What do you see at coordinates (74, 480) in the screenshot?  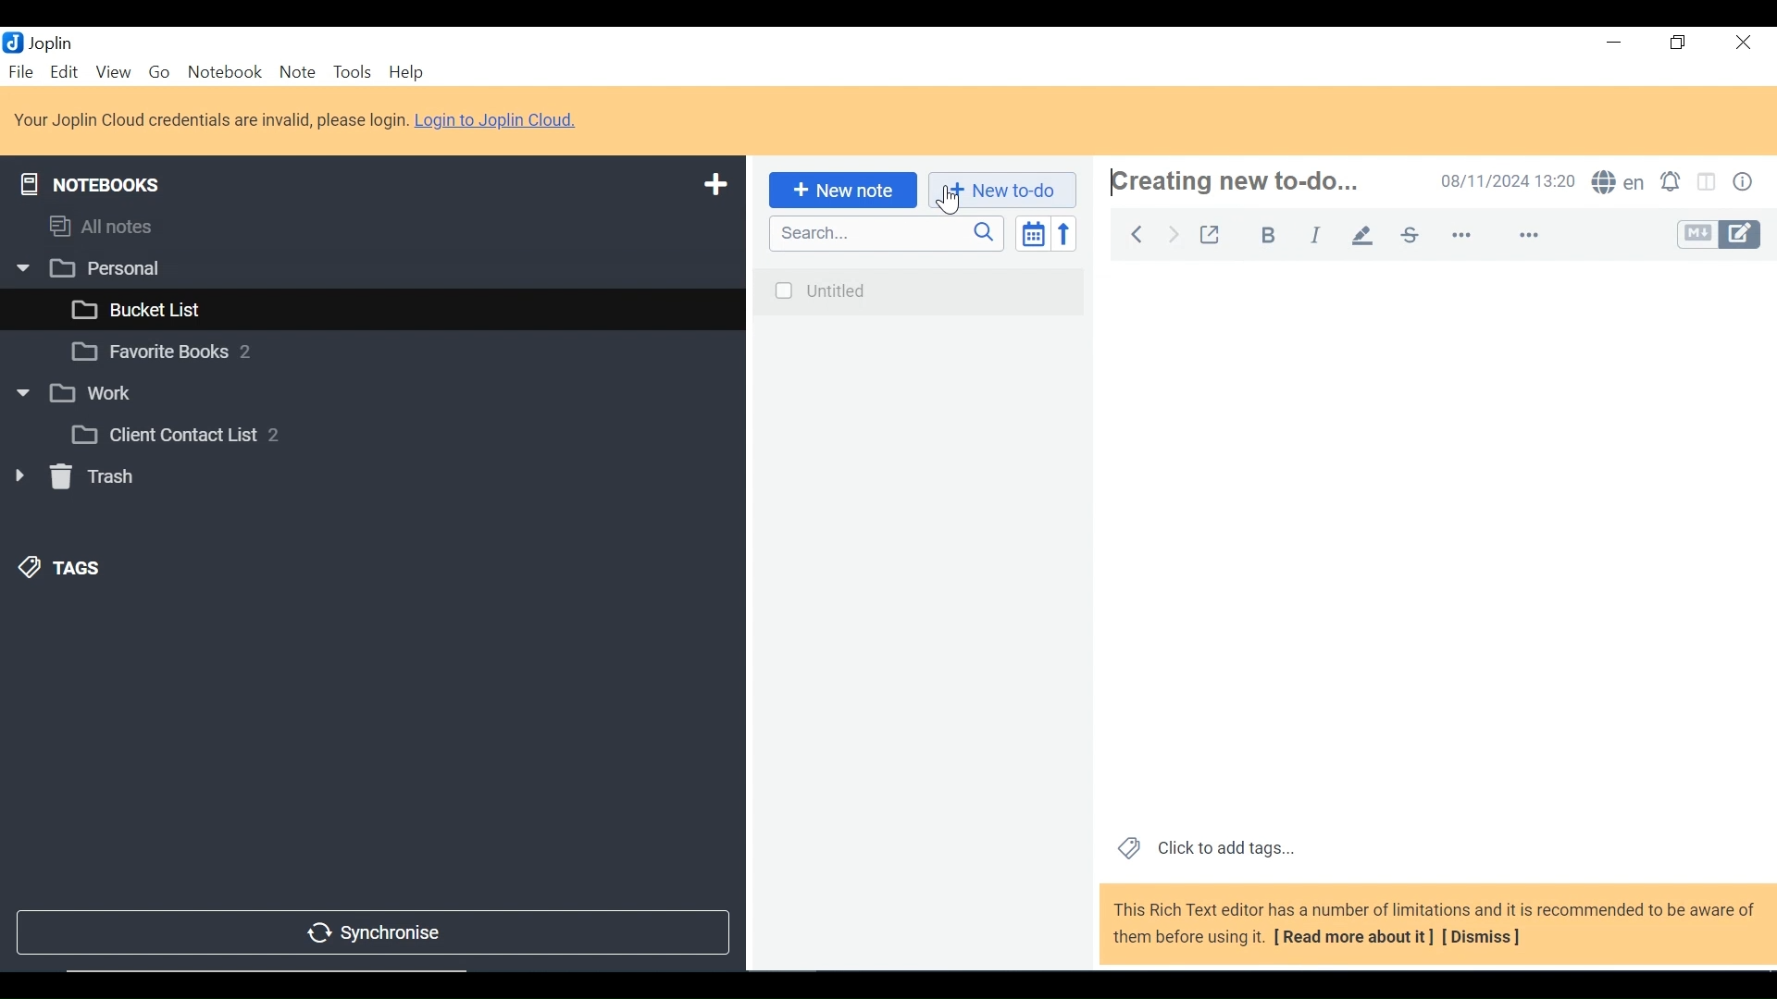 I see `Trash` at bounding box center [74, 480].